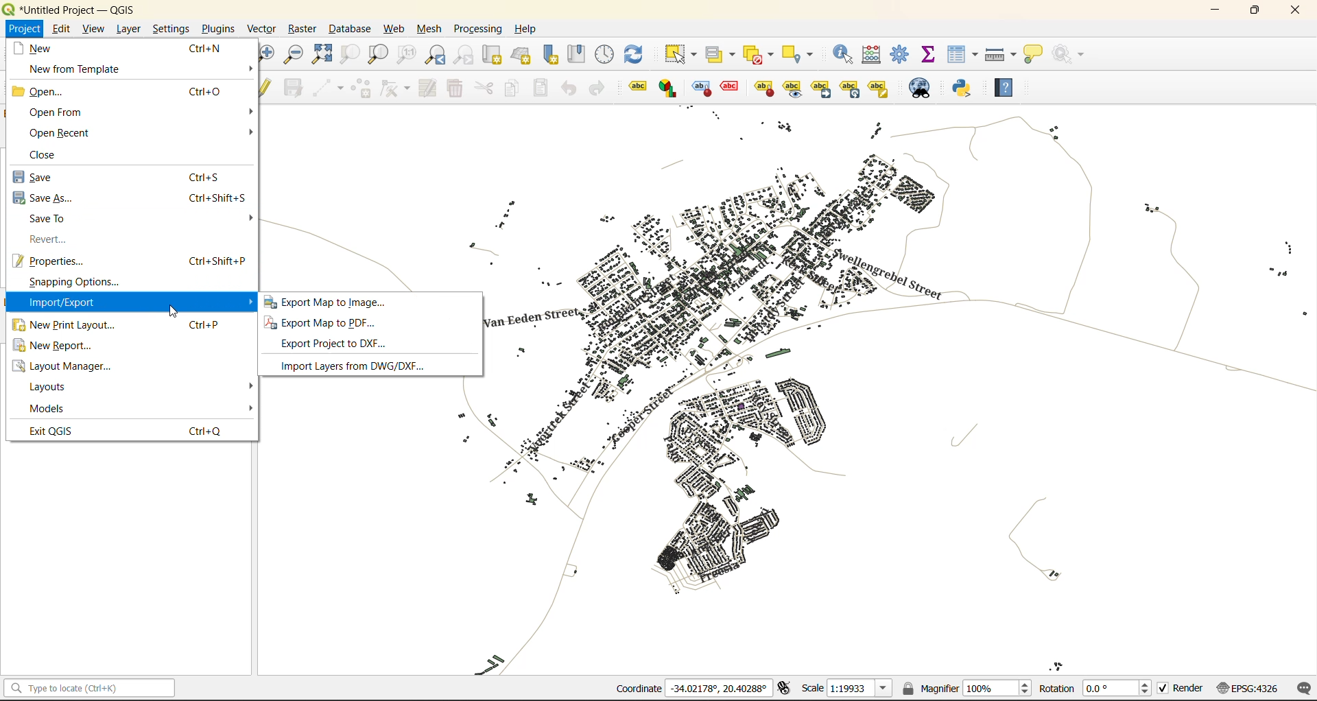 This screenshot has width=1317, height=701. Describe the element at coordinates (606, 55) in the screenshot. I see `control panel` at that location.